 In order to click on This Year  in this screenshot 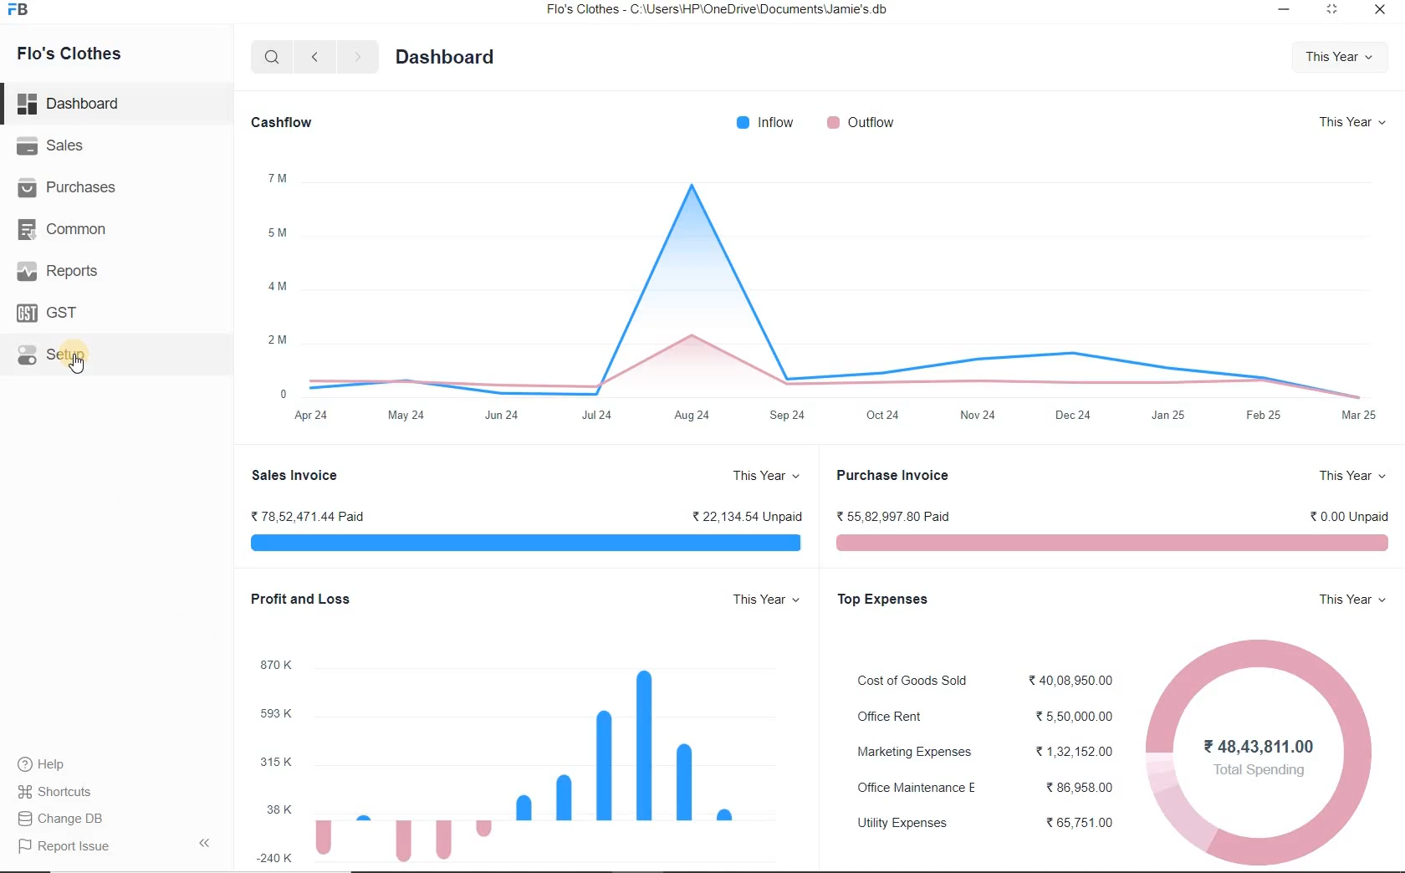, I will do `click(1336, 56)`.